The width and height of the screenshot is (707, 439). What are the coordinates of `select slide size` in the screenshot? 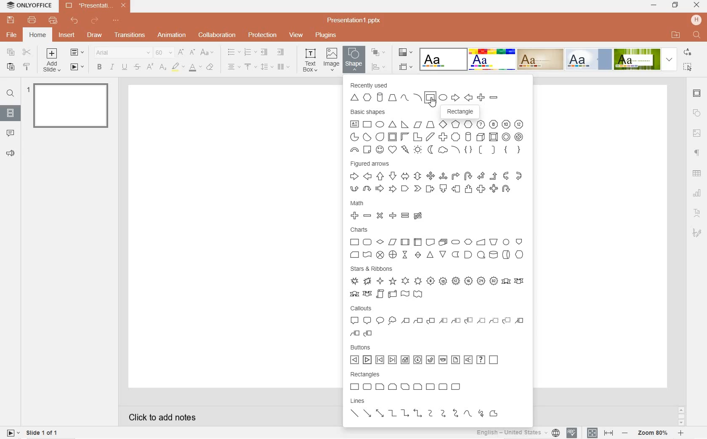 It's located at (405, 67).